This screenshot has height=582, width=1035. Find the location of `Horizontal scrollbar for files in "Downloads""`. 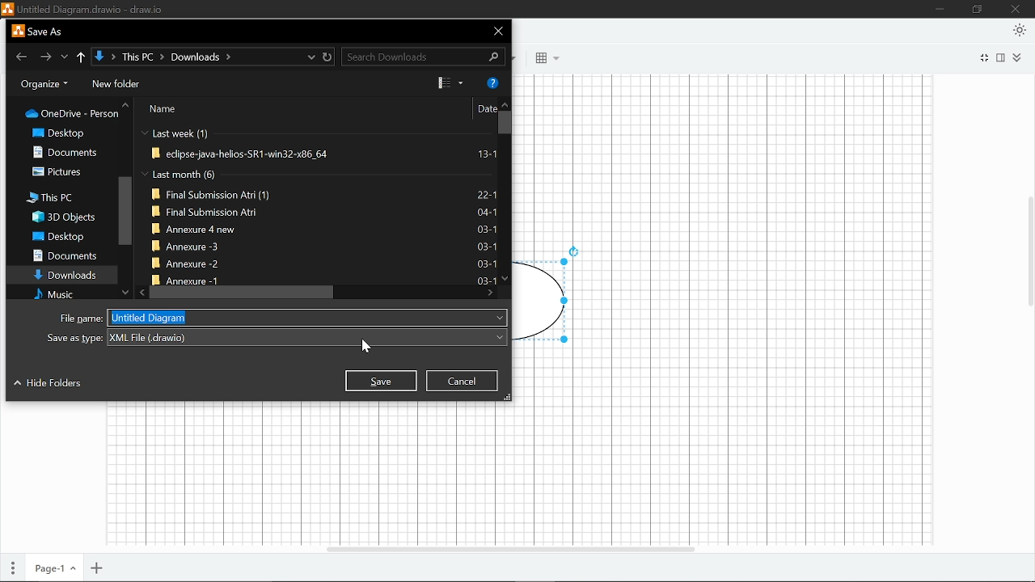

Horizontal scrollbar for files in "Downloads"" is located at coordinates (245, 292).